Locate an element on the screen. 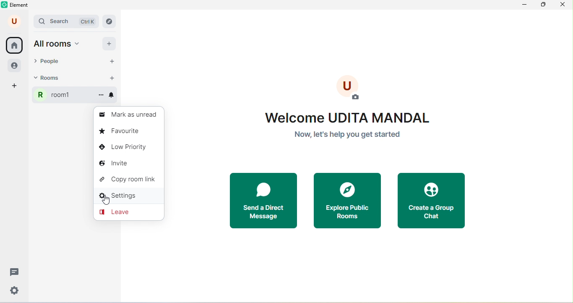 The width and height of the screenshot is (573, 303). mark as unread is located at coordinates (128, 115).